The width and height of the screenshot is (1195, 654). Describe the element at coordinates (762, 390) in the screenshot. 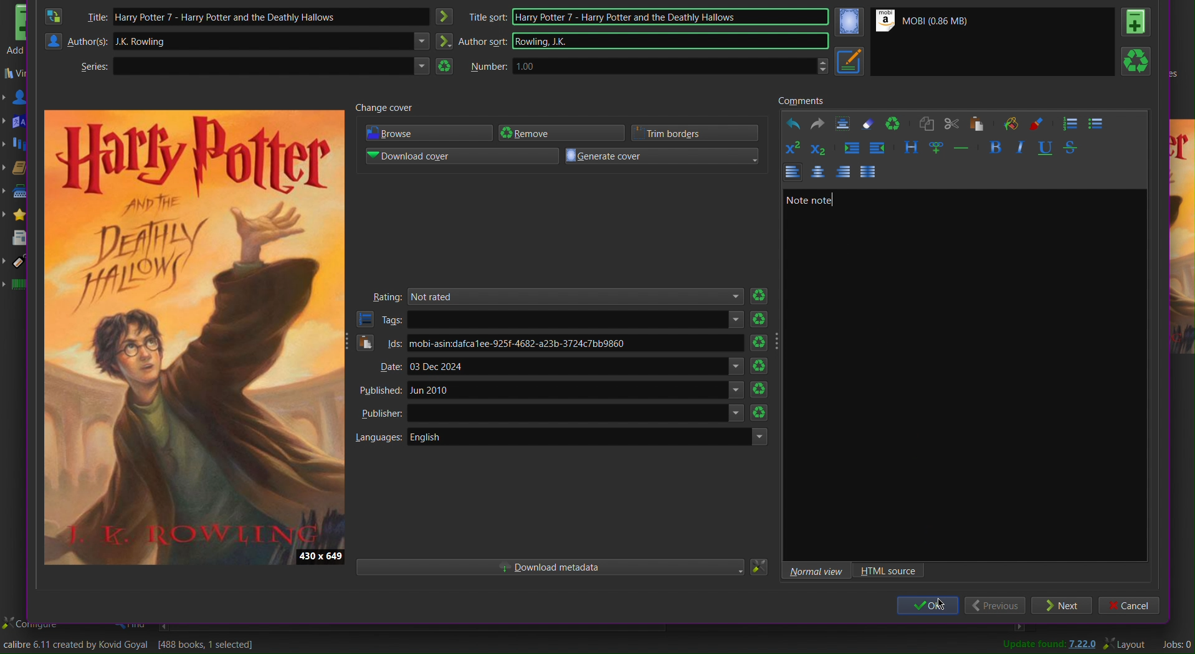

I see `refresh` at that location.